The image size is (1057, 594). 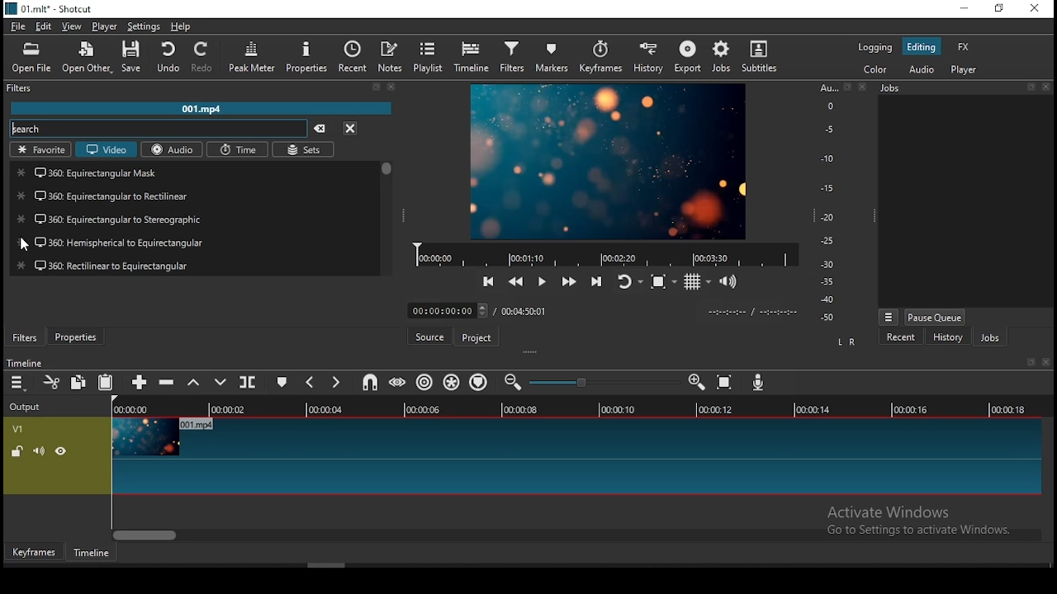 I want to click on Open Other, so click(x=85, y=58).